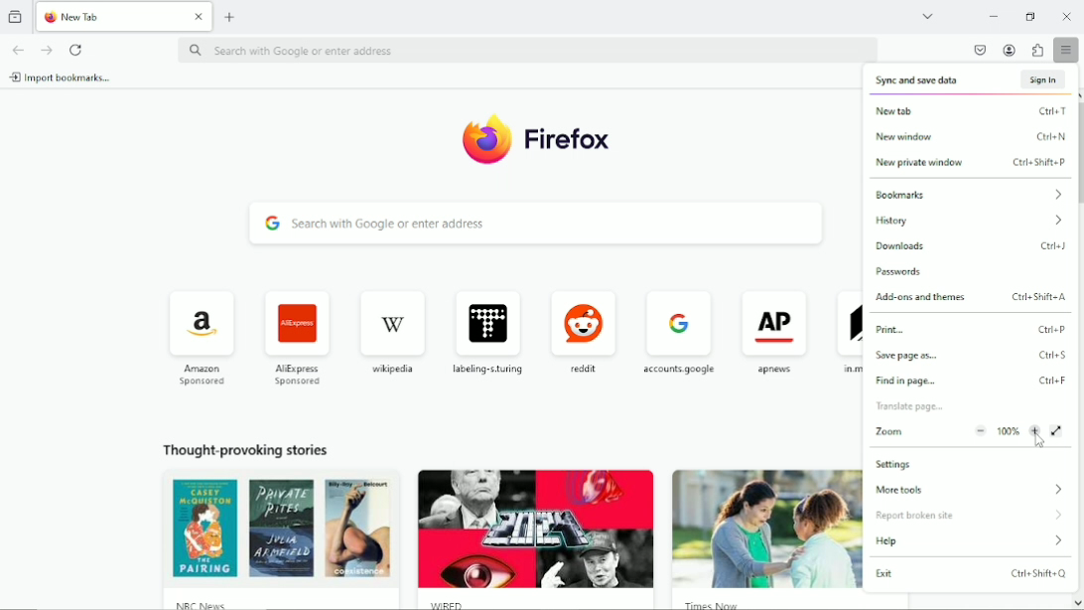 Image resolution: width=1084 pixels, height=610 pixels. What do you see at coordinates (534, 526) in the screenshot?
I see `image` at bounding box center [534, 526].